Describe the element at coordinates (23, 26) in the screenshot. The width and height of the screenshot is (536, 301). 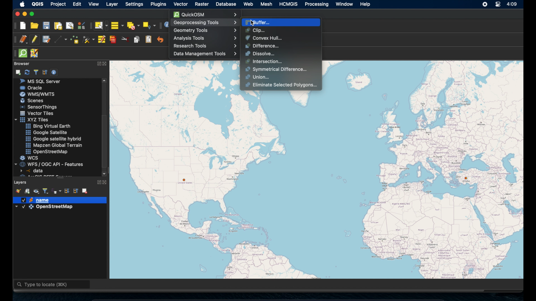
I see `new project` at that location.